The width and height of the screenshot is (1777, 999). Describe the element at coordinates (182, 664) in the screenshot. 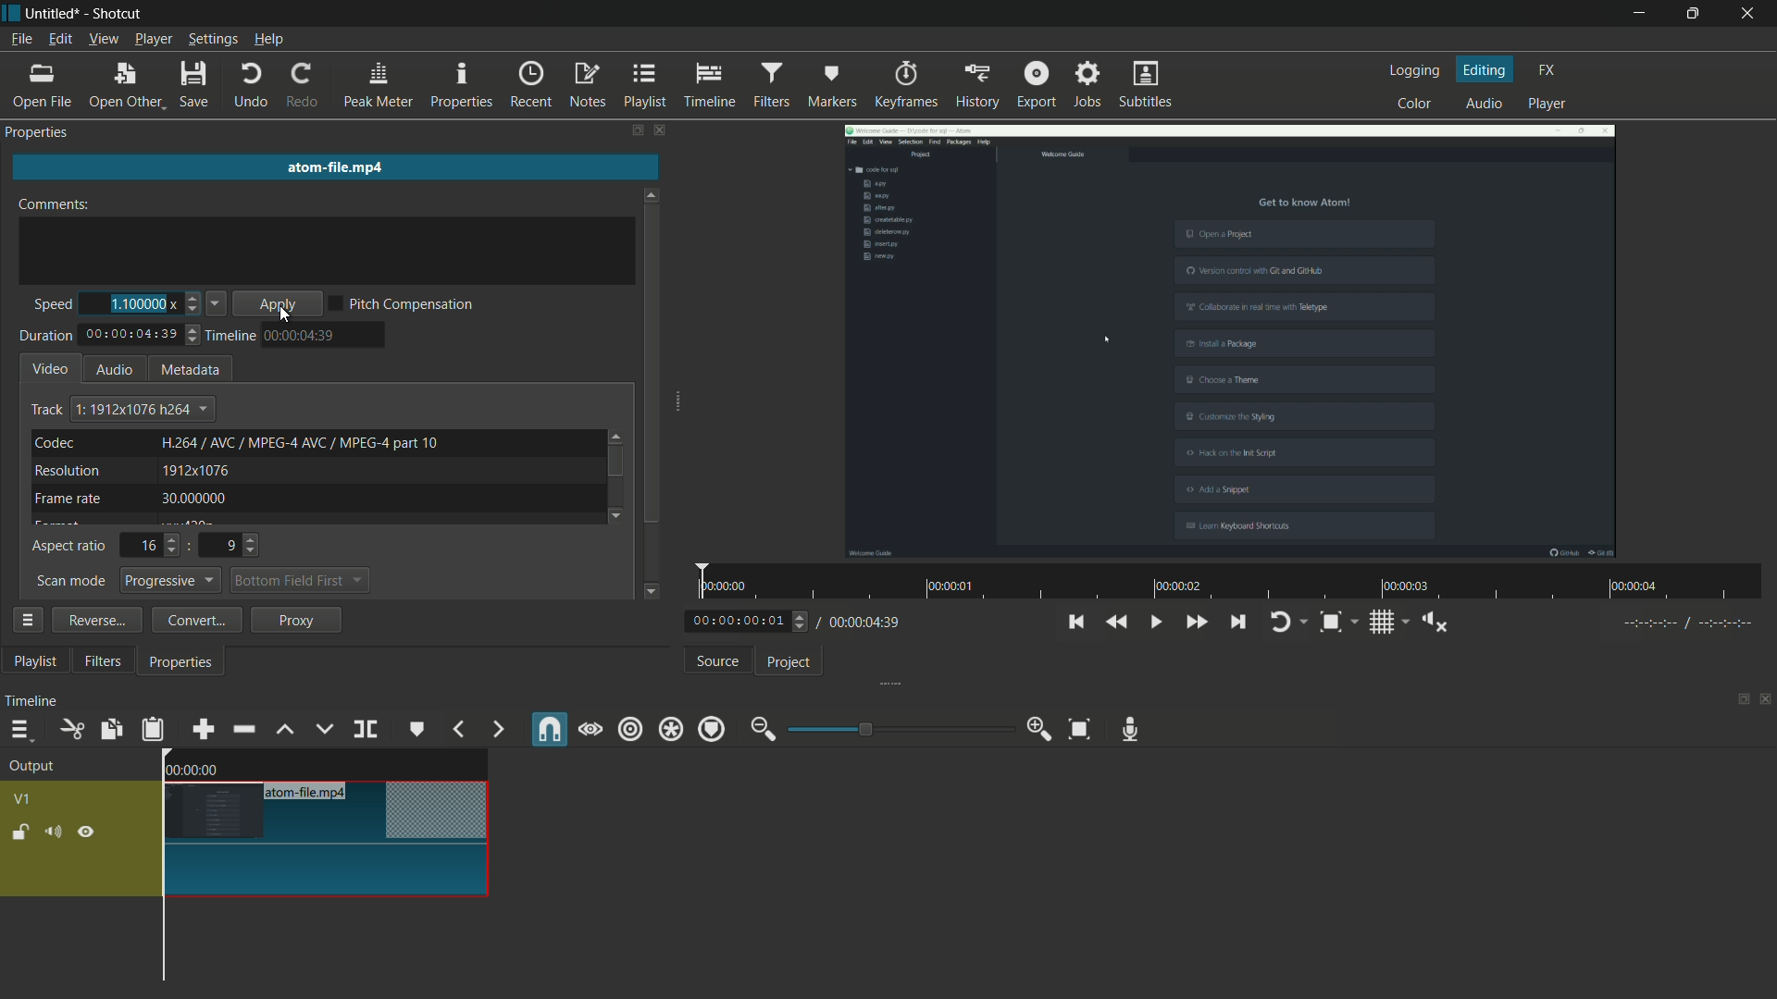

I see `properties` at that location.